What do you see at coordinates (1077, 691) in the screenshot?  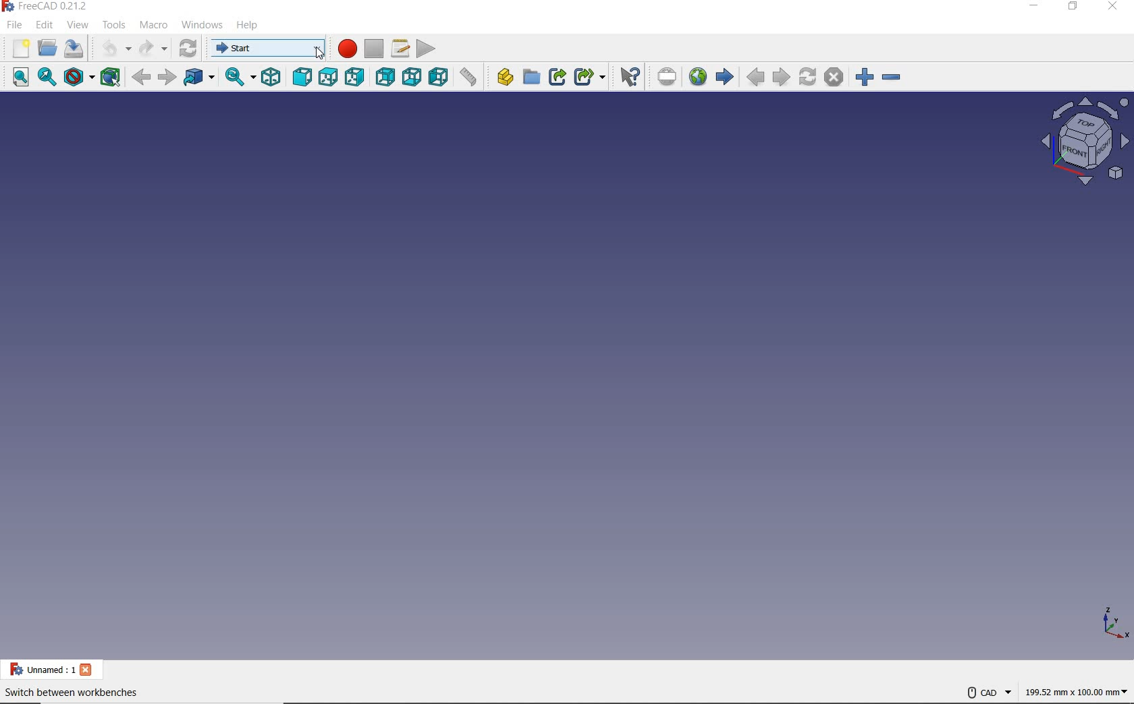 I see `MEASUREMENT` at bounding box center [1077, 691].